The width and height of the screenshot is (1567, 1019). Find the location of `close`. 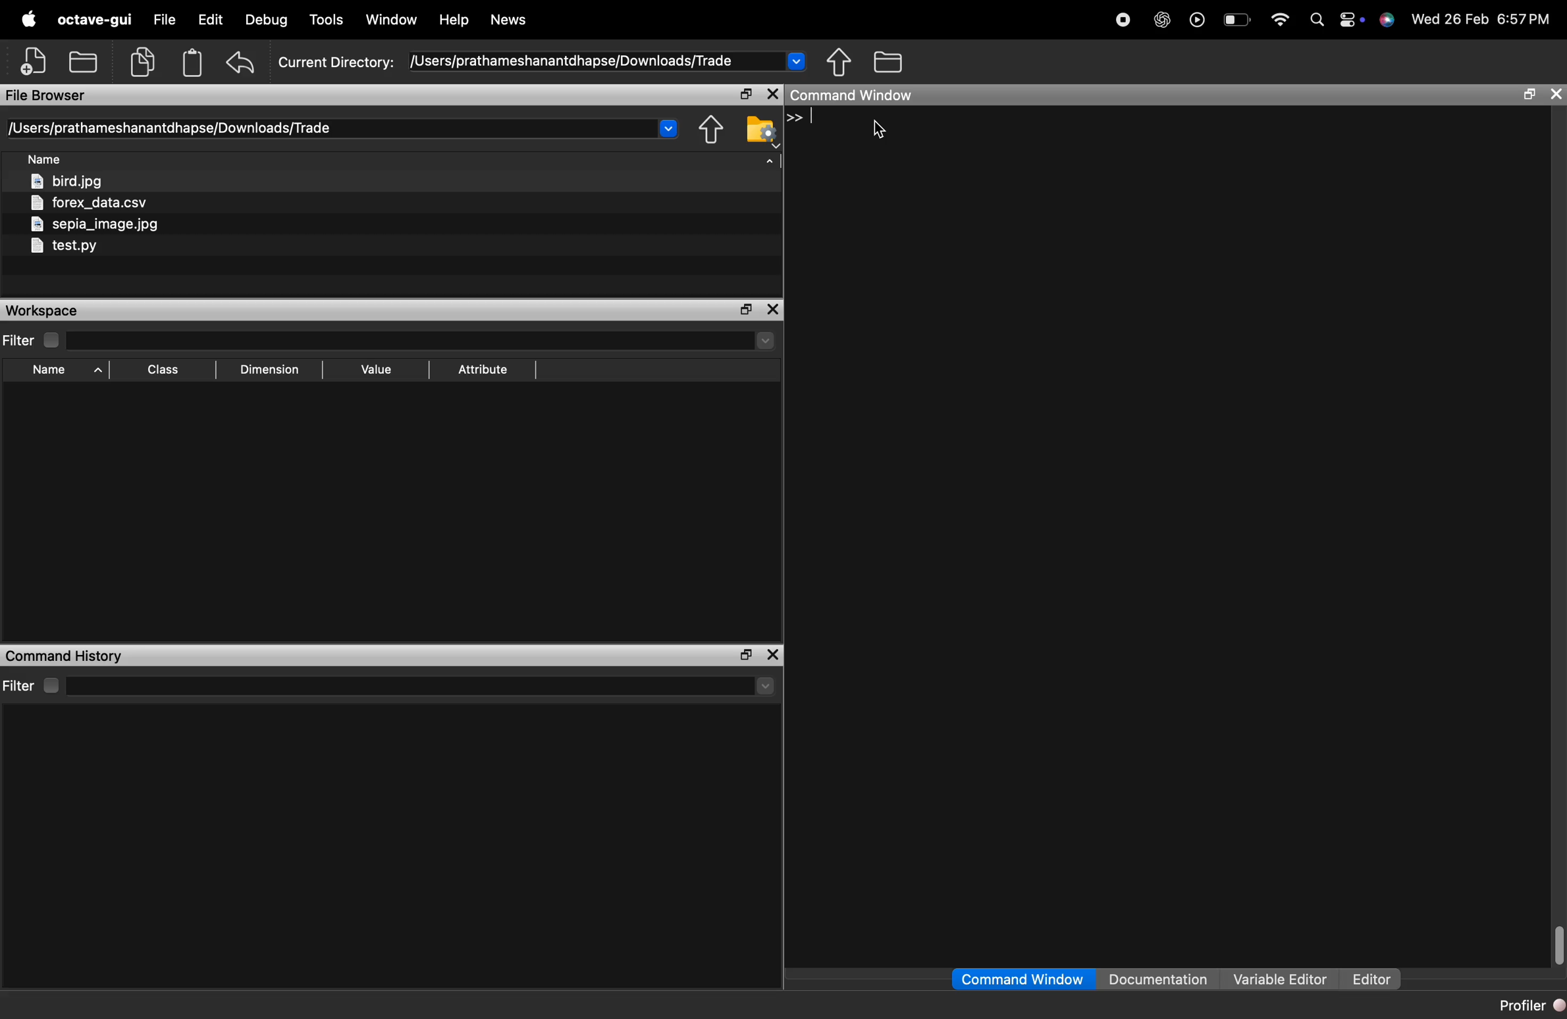

close is located at coordinates (774, 656).